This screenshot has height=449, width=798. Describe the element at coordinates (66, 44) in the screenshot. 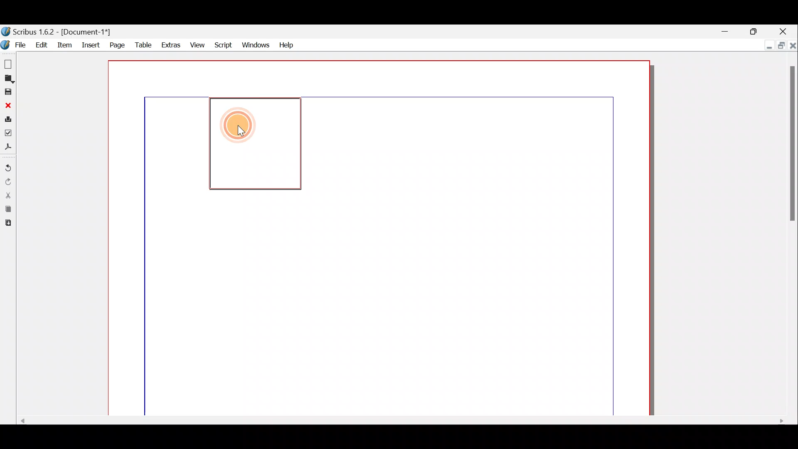

I see `Item` at that location.